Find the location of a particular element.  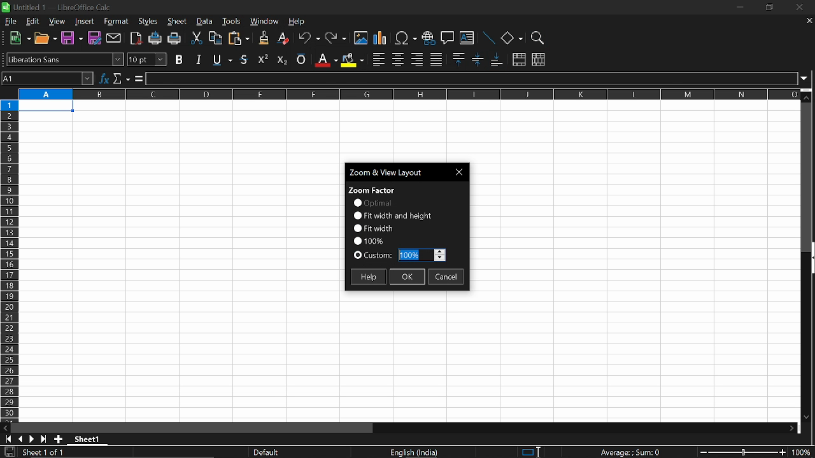

save is located at coordinates (9, 452).